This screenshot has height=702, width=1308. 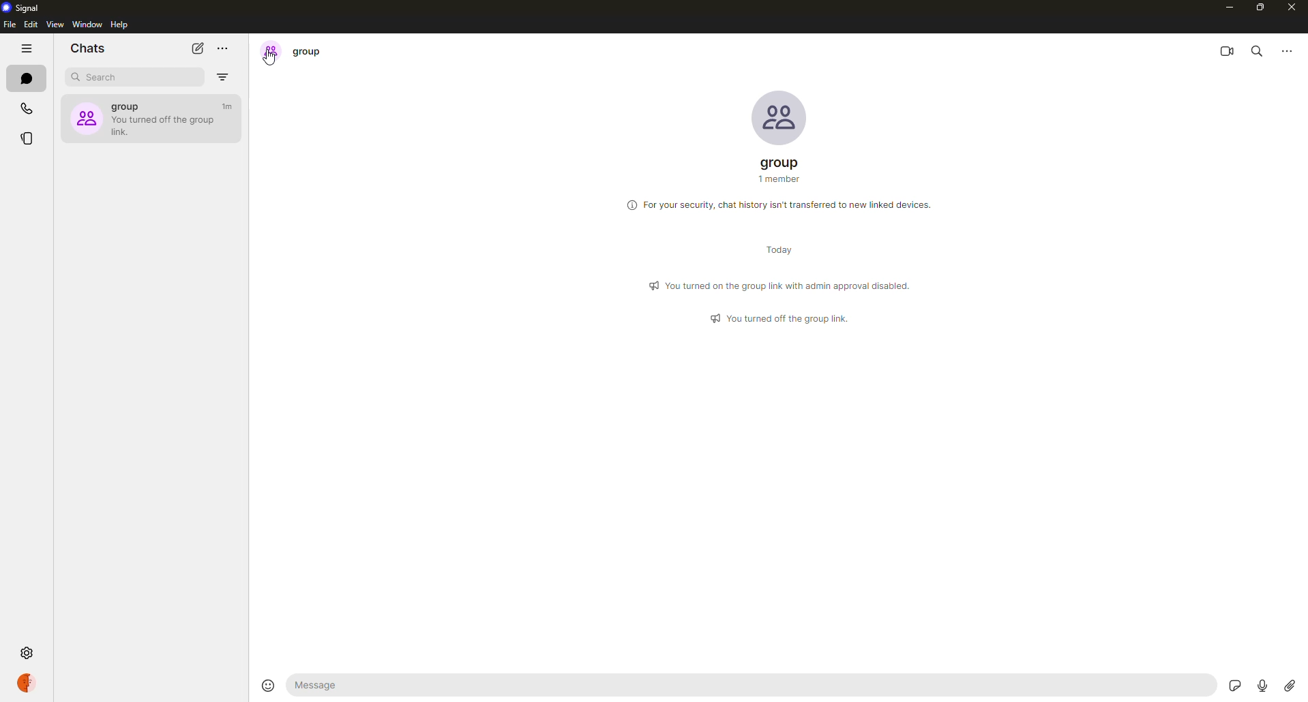 I want to click on signal, so click(x=25, y=10).